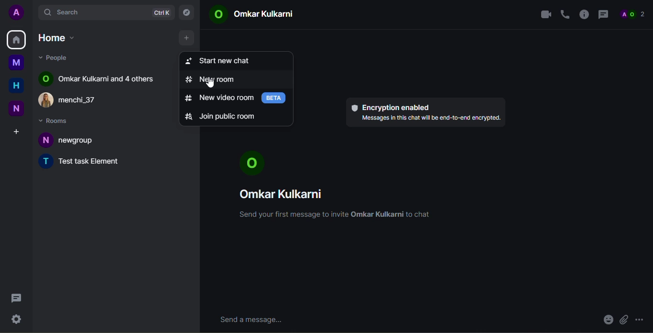 This screenshot has height=333, width=653. Describe the element at coordinates (55, 120) in the screenshot. I see `rooms` at that location.